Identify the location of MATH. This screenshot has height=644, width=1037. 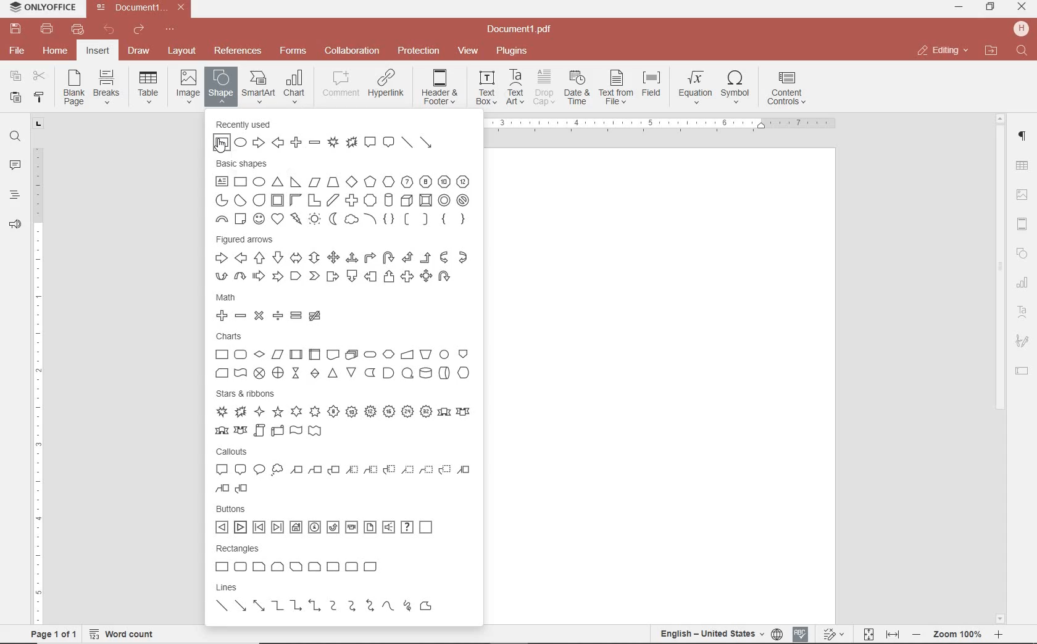
(307, 309).